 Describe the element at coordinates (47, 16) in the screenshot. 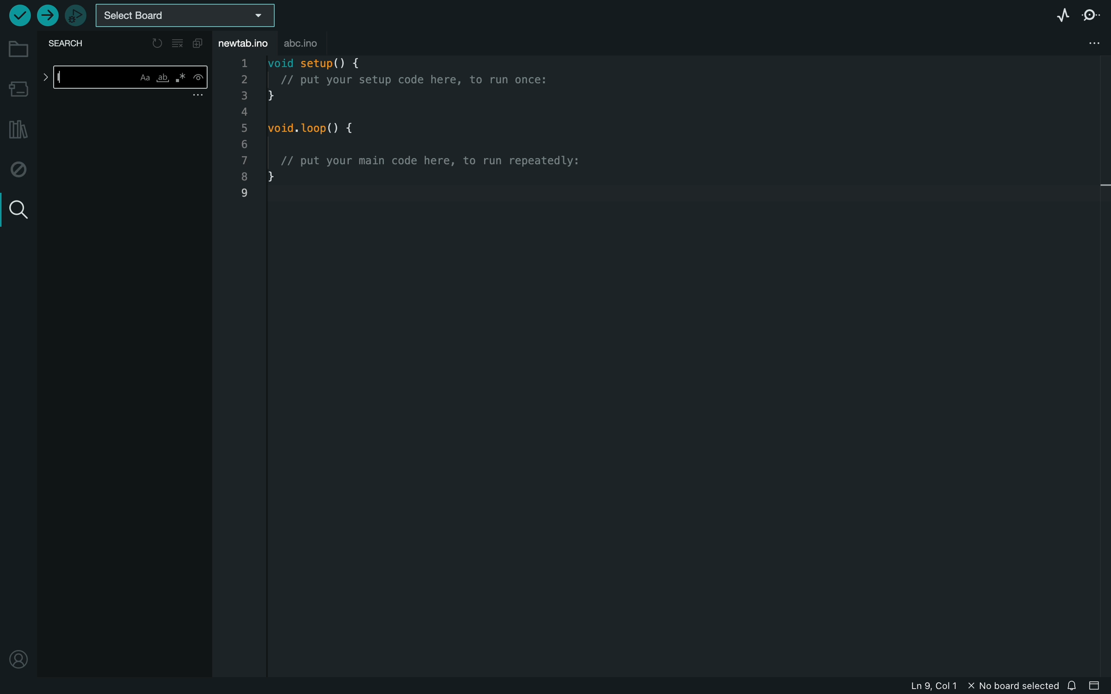

I see `upload` at that location.